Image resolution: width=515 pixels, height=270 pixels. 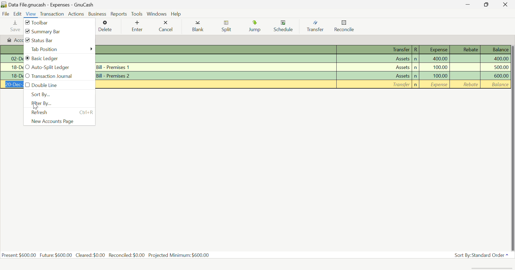 What do you see at coordinates (157, 13) in the screenshot?
I see `Windows` at bounding box center [157, 13].